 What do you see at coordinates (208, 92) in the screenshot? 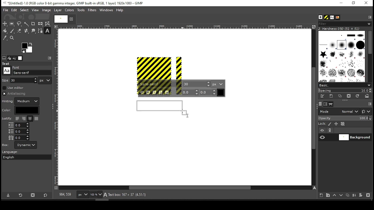
I see `change kerning of selected text` at bounding box center [208, 92].